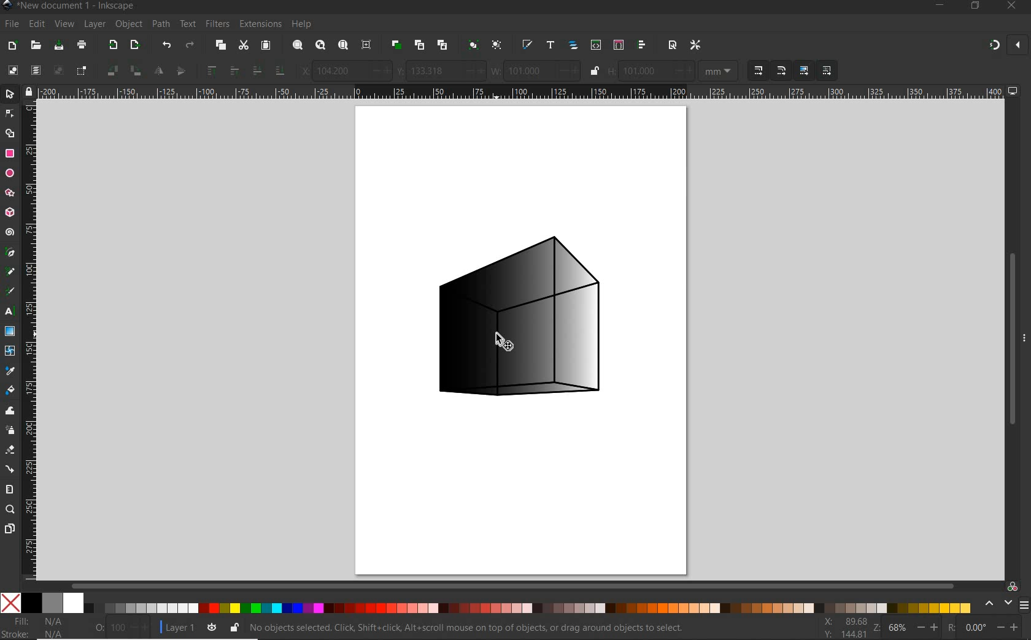 This screenshot has height=640, width=1031. I want to click on GROUP, so click(473, 44).